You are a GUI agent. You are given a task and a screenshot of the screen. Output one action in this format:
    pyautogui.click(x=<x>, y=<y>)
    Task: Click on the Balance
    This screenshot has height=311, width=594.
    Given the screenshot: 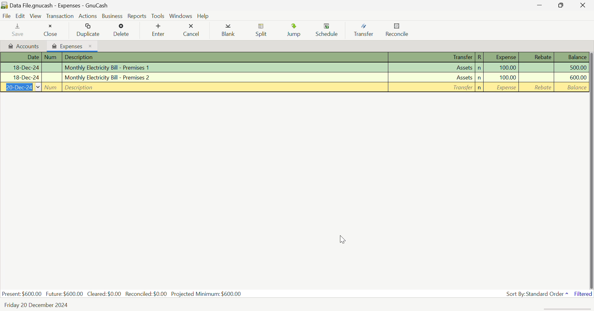 What is the action you would take?
    pyautogui.click(x=570, y=88)
    